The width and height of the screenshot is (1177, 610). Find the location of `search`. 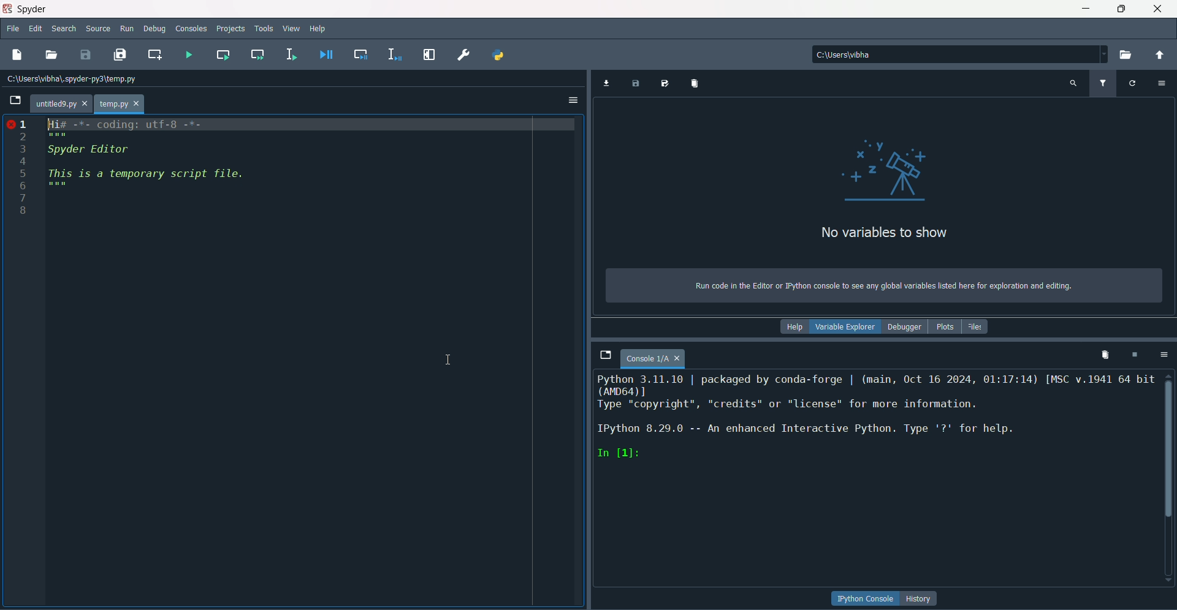

search is located at coordinates (64, 28).